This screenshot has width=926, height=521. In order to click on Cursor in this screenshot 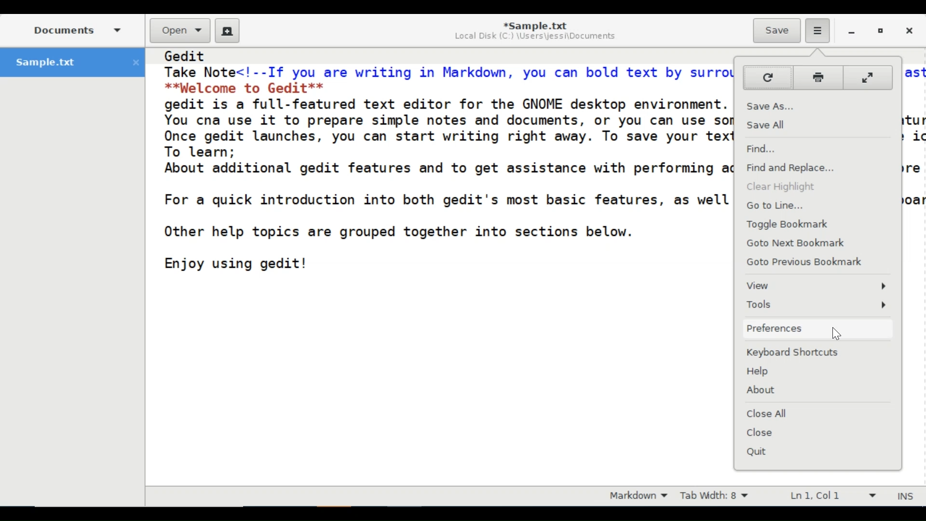, I will do `click(839, 334)`.